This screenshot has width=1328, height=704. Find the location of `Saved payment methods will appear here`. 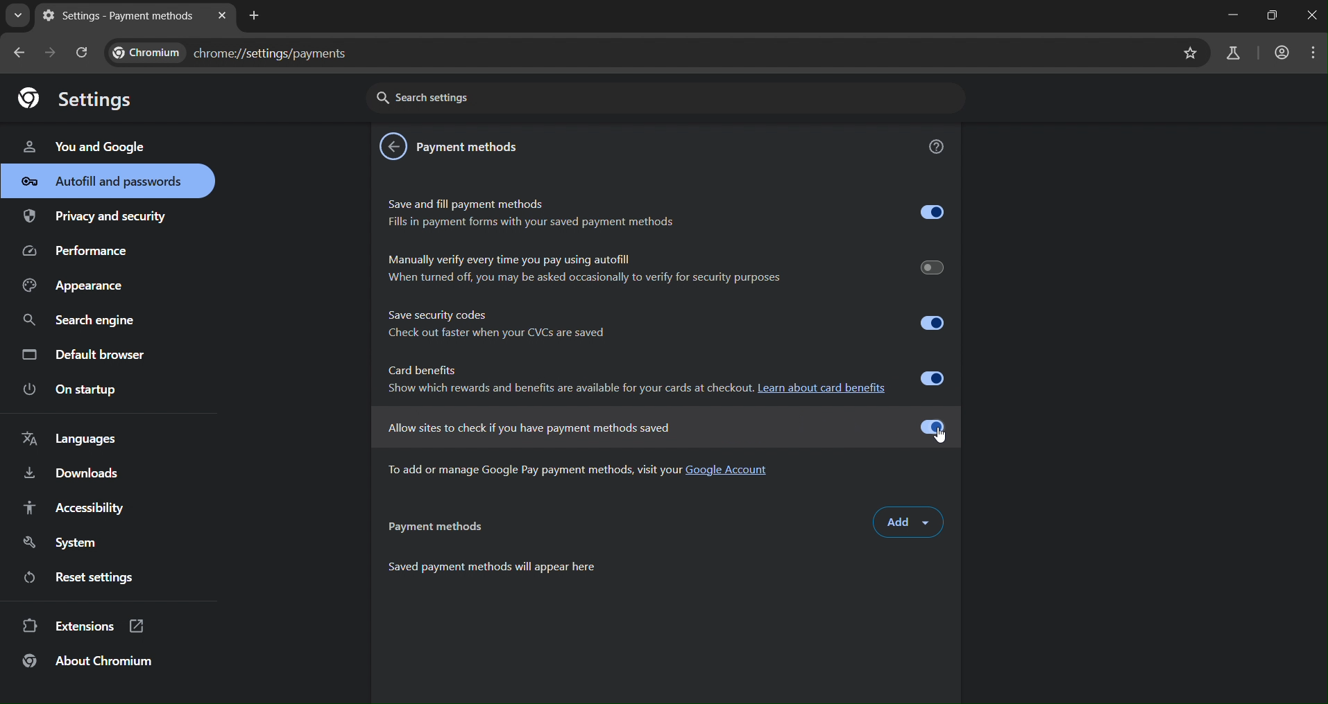

Saved payment methods will appear here is located at coordinates (500, 567).